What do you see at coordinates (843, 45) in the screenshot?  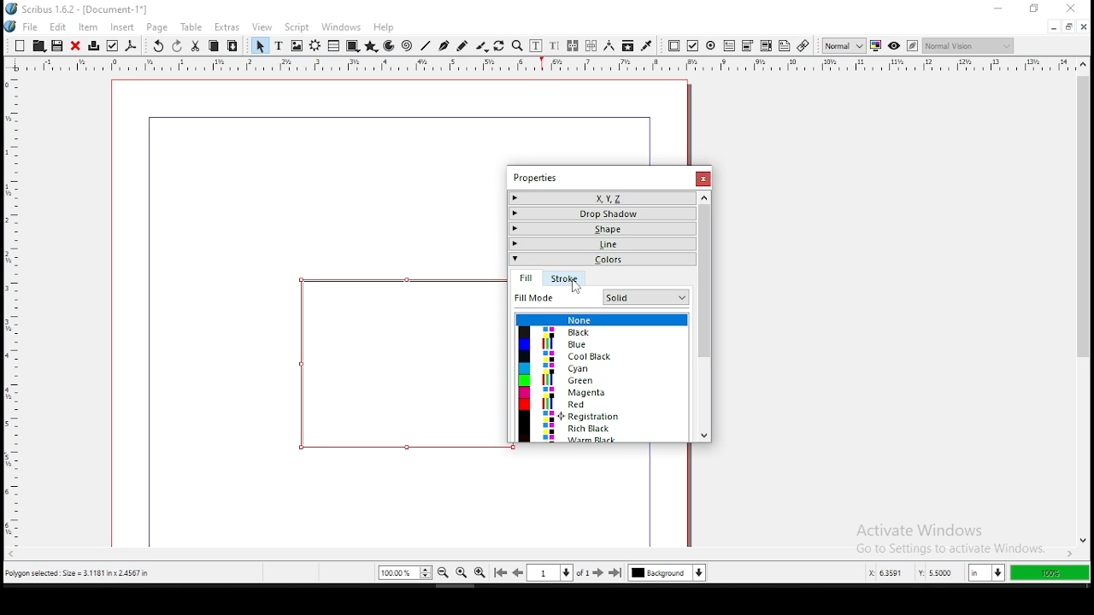 I see `toggle image preview quality` at bounding box center [843, 45].